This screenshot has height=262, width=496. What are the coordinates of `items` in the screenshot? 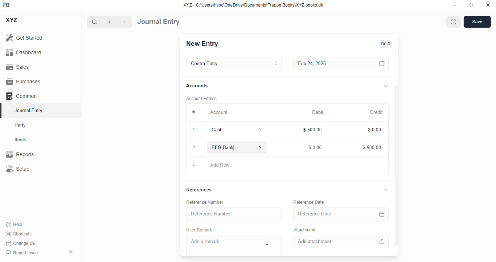 It's located at (21, 140).